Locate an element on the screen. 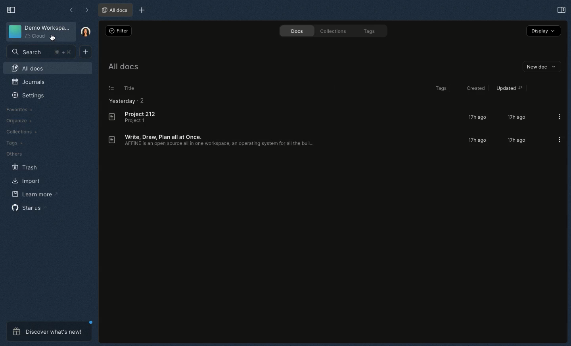 The image size is (571, 346). Tags is located at coordinates (368, 31).